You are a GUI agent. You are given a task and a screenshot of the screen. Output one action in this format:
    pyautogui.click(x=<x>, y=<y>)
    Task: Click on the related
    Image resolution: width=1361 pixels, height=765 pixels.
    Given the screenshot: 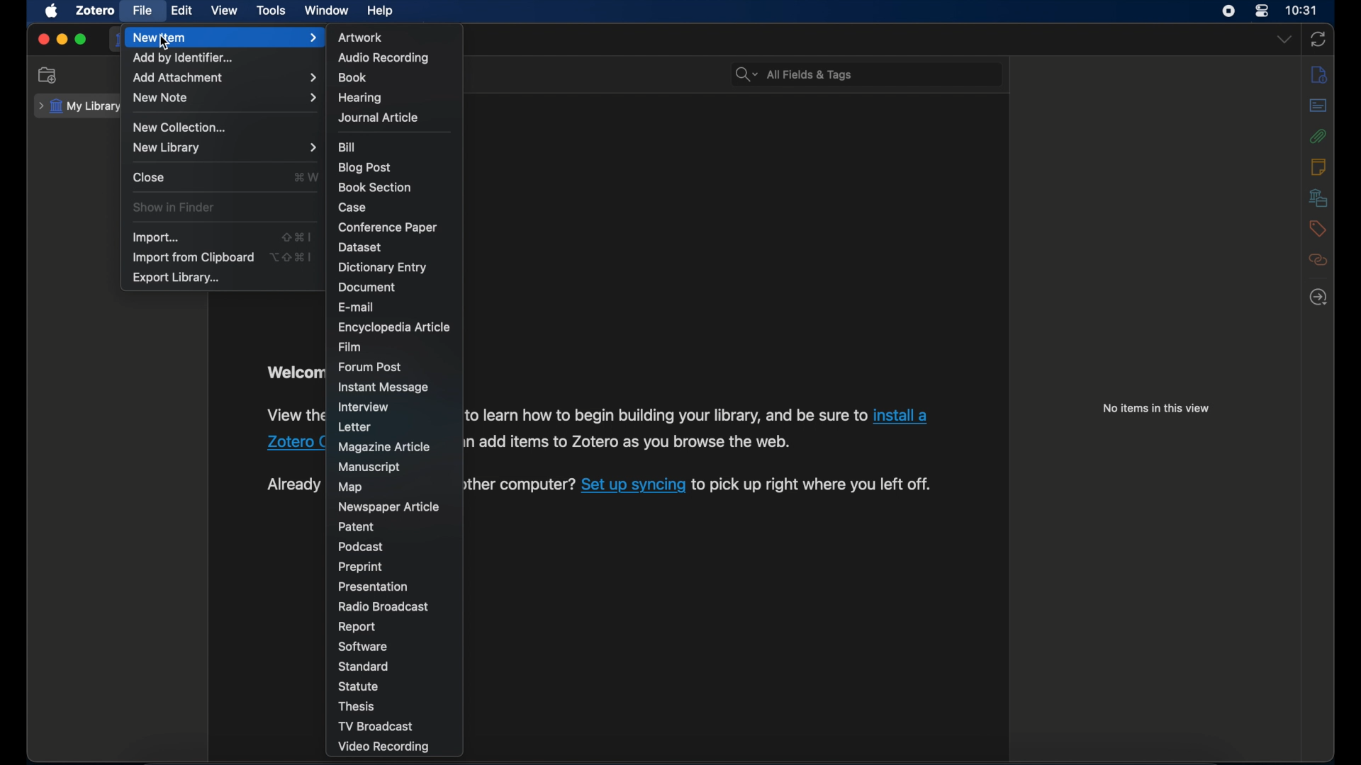 What is the action you would take?
    pyautogui.click(x=1319, y=260)
    